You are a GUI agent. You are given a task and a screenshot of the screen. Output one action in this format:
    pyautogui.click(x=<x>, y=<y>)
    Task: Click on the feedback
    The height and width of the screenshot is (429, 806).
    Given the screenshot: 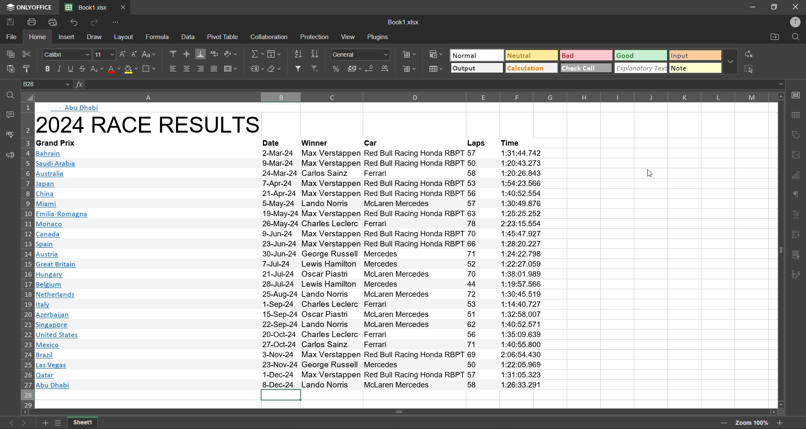 What is the action you would take?
    pyautogui.click(x=8, y=156)
    